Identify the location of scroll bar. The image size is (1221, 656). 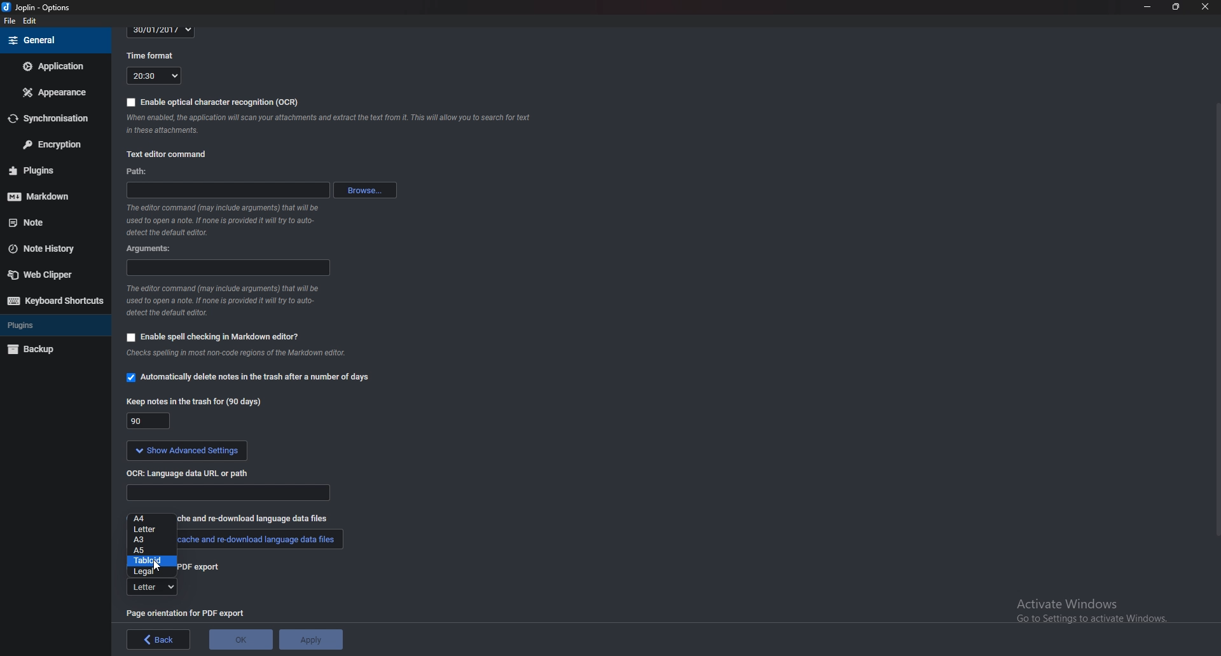
(1216, 318).